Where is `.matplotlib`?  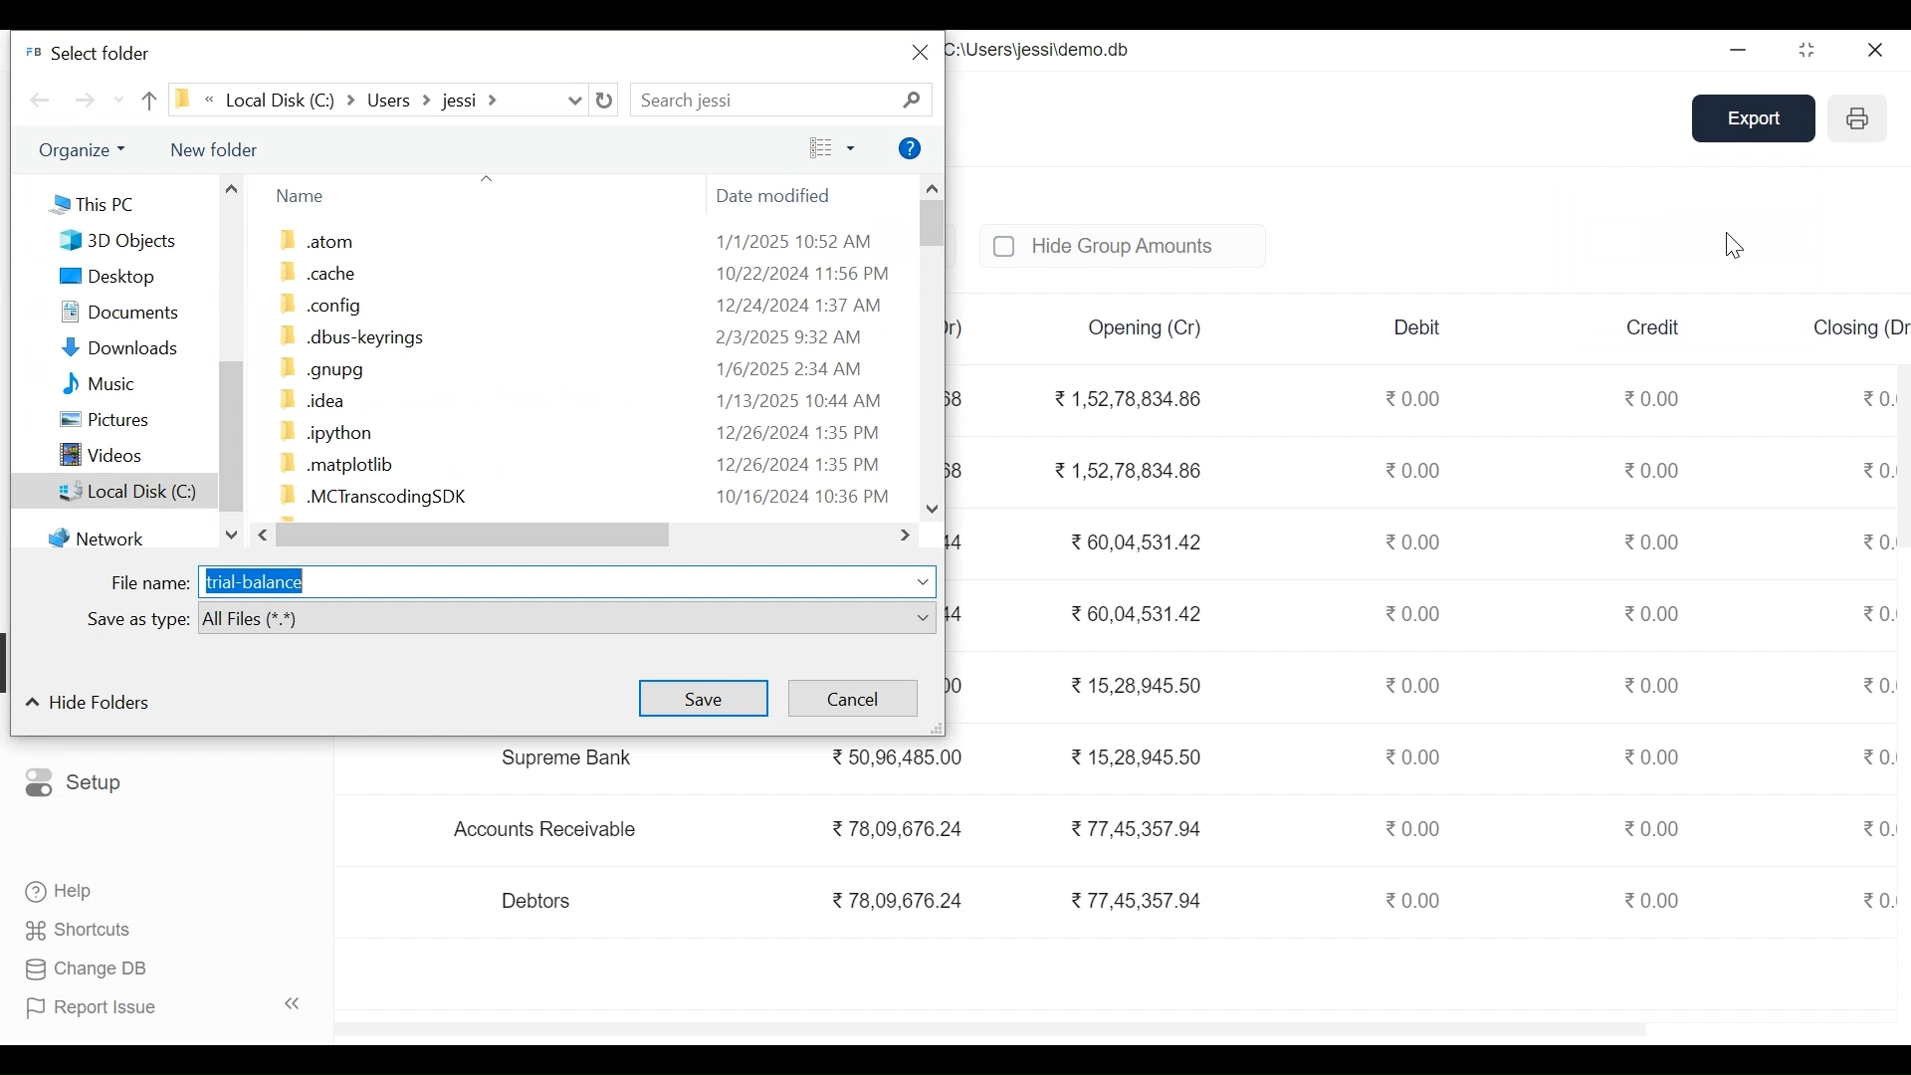 .matplotlib is located at coordinates (335, 463).